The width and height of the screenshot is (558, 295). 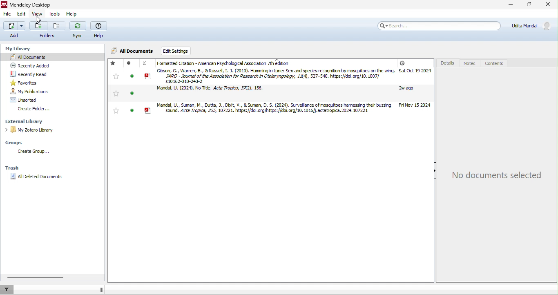 I want to click on favourites, so click(x=35, y=83).